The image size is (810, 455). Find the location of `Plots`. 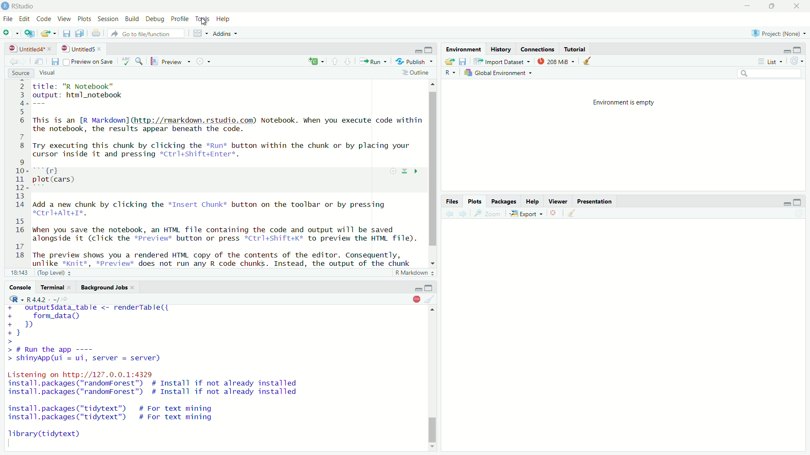

Plots is located at coordinates (475, 201).